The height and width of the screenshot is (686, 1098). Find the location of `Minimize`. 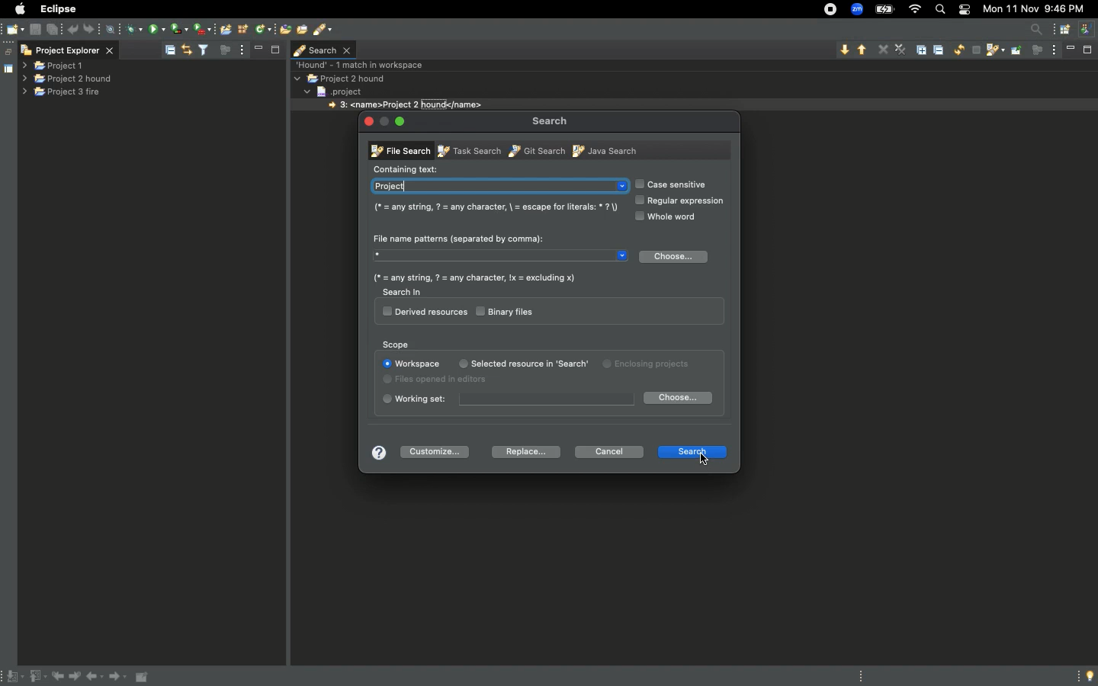

Minimize is located at coordinates (408, 123).